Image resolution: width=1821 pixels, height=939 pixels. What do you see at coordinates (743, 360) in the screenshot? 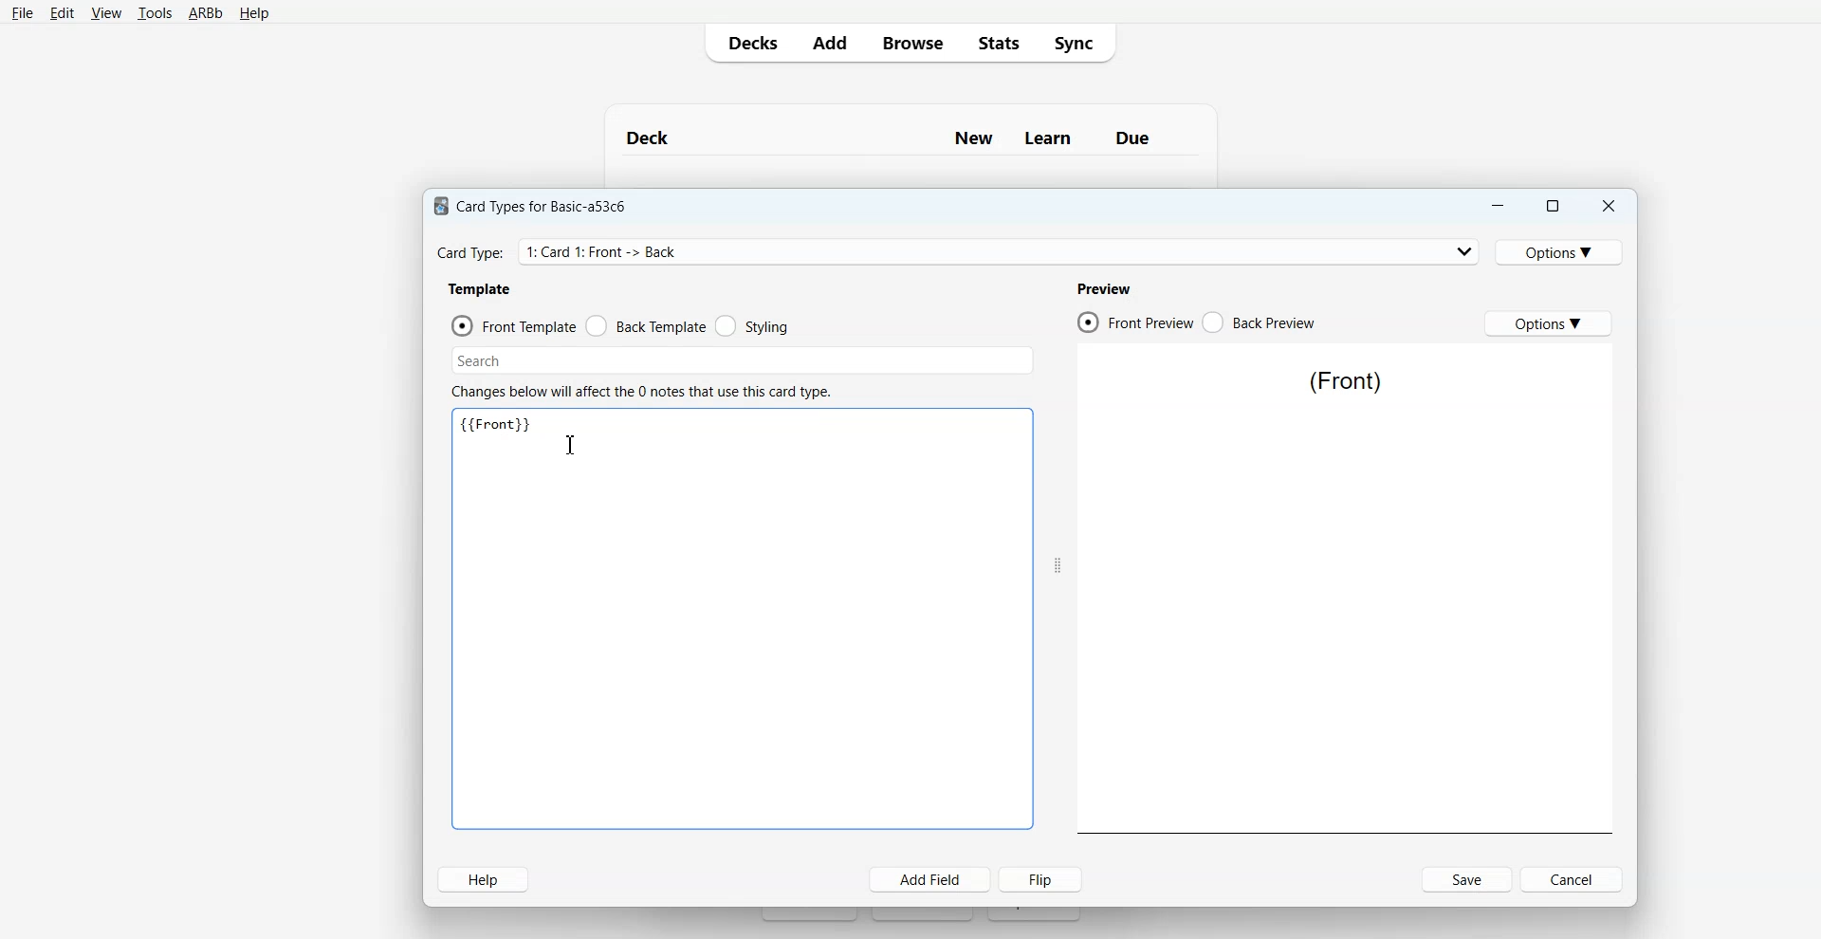
I see `Search Bar` at bounding box center [743, 360].